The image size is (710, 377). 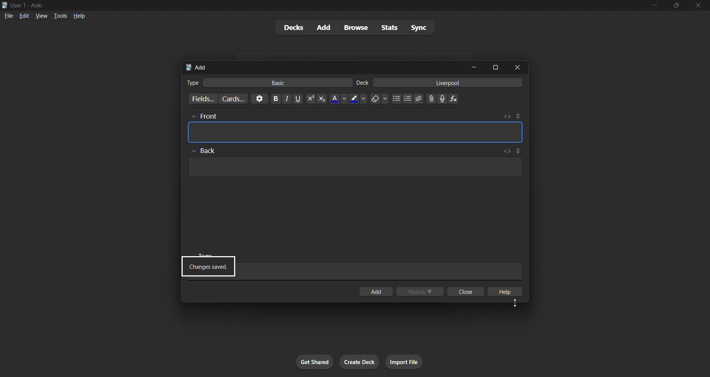 I want to click on change, so click(x=507, y=115).